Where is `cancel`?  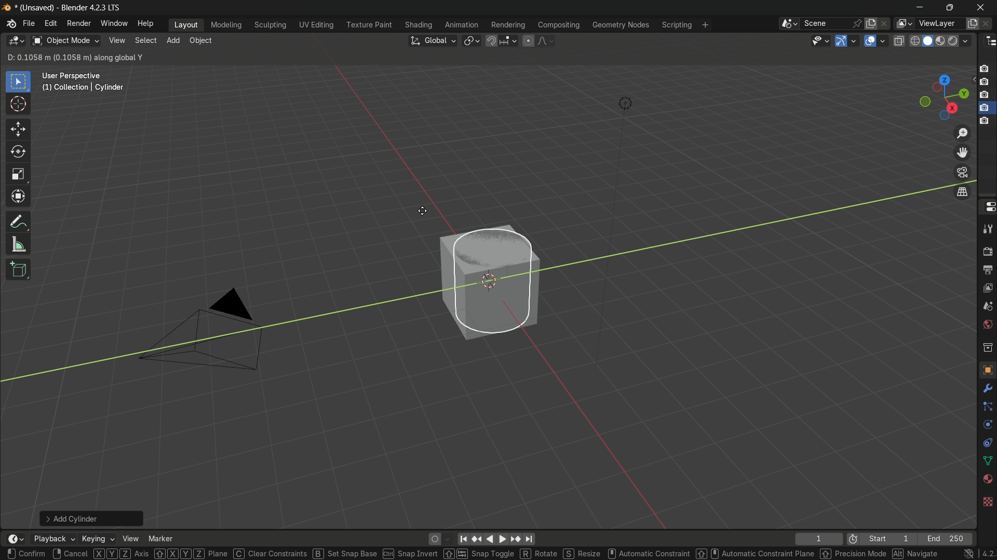
cancel is located at coordinates (69, 554).